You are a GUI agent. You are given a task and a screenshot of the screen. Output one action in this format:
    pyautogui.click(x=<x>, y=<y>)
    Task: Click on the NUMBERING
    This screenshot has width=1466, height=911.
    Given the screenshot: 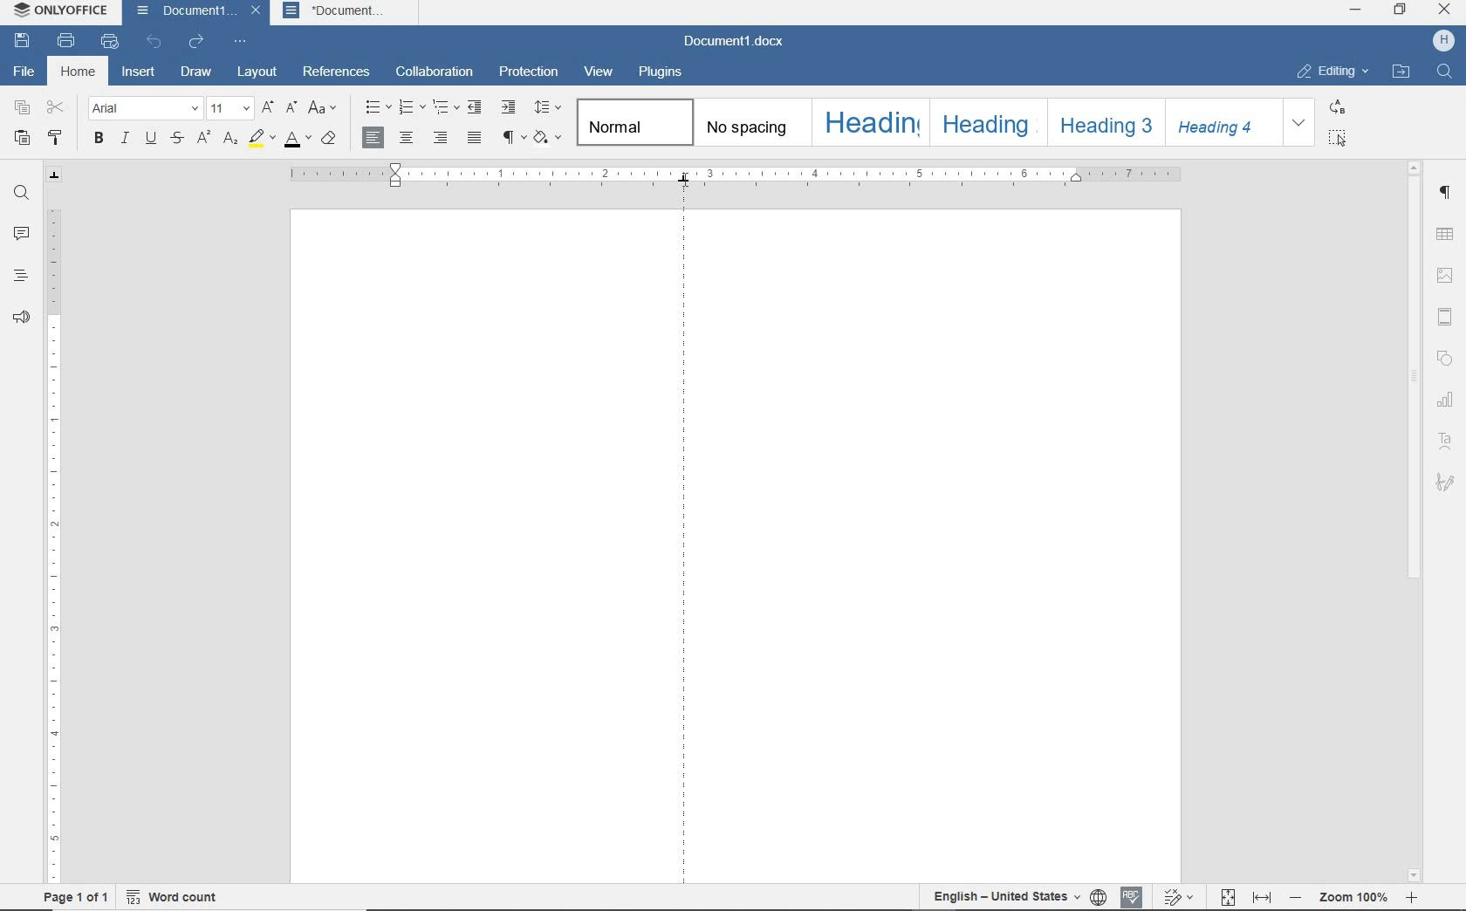 What is the action you would take?
    pyautogui.click(x=413, y=108)
    